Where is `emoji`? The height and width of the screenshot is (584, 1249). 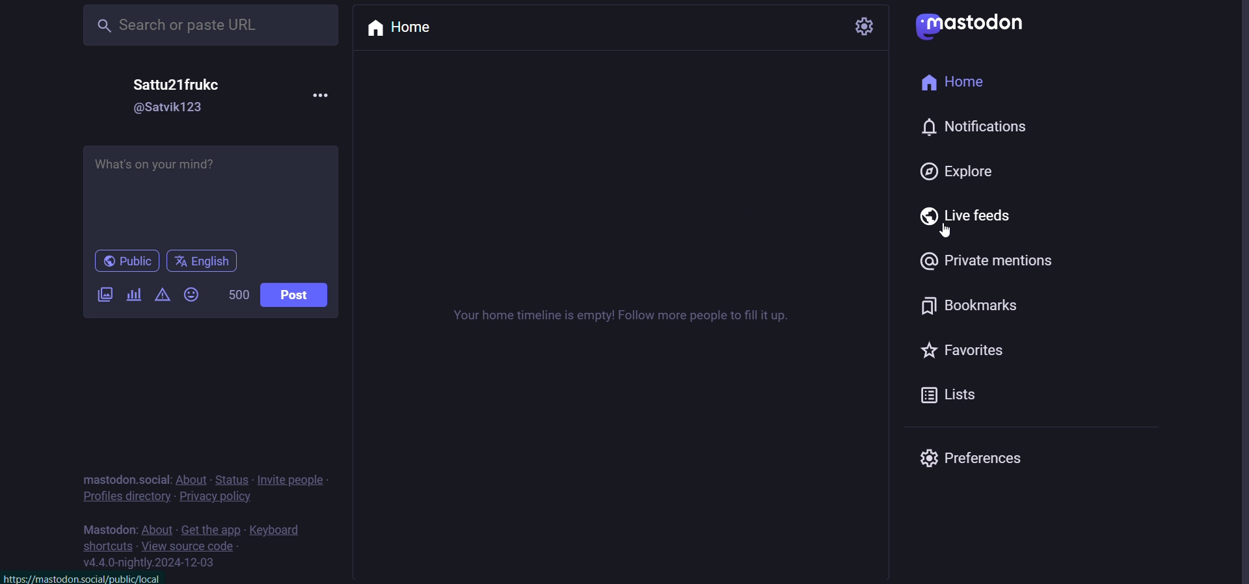 emoji is located at coordinates (191, 296).